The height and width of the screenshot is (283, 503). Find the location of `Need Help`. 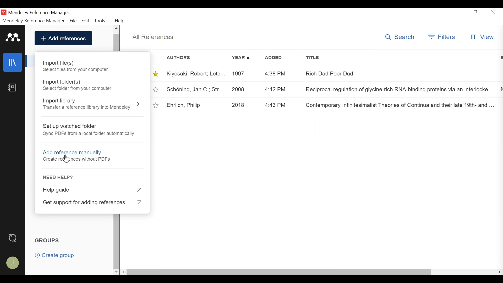

Need Help is located at coordinates (60, 176).